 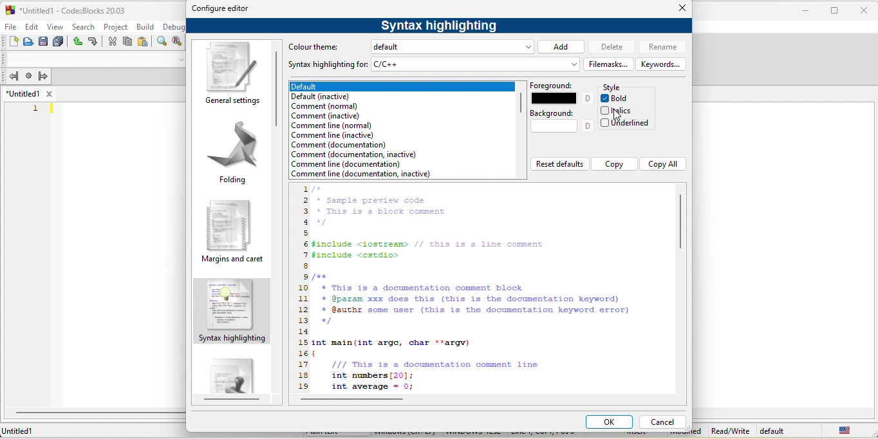 What do you see at coordinates (845, 430) in the screenshot?
I see `united state` at bounding box center [845, 430].